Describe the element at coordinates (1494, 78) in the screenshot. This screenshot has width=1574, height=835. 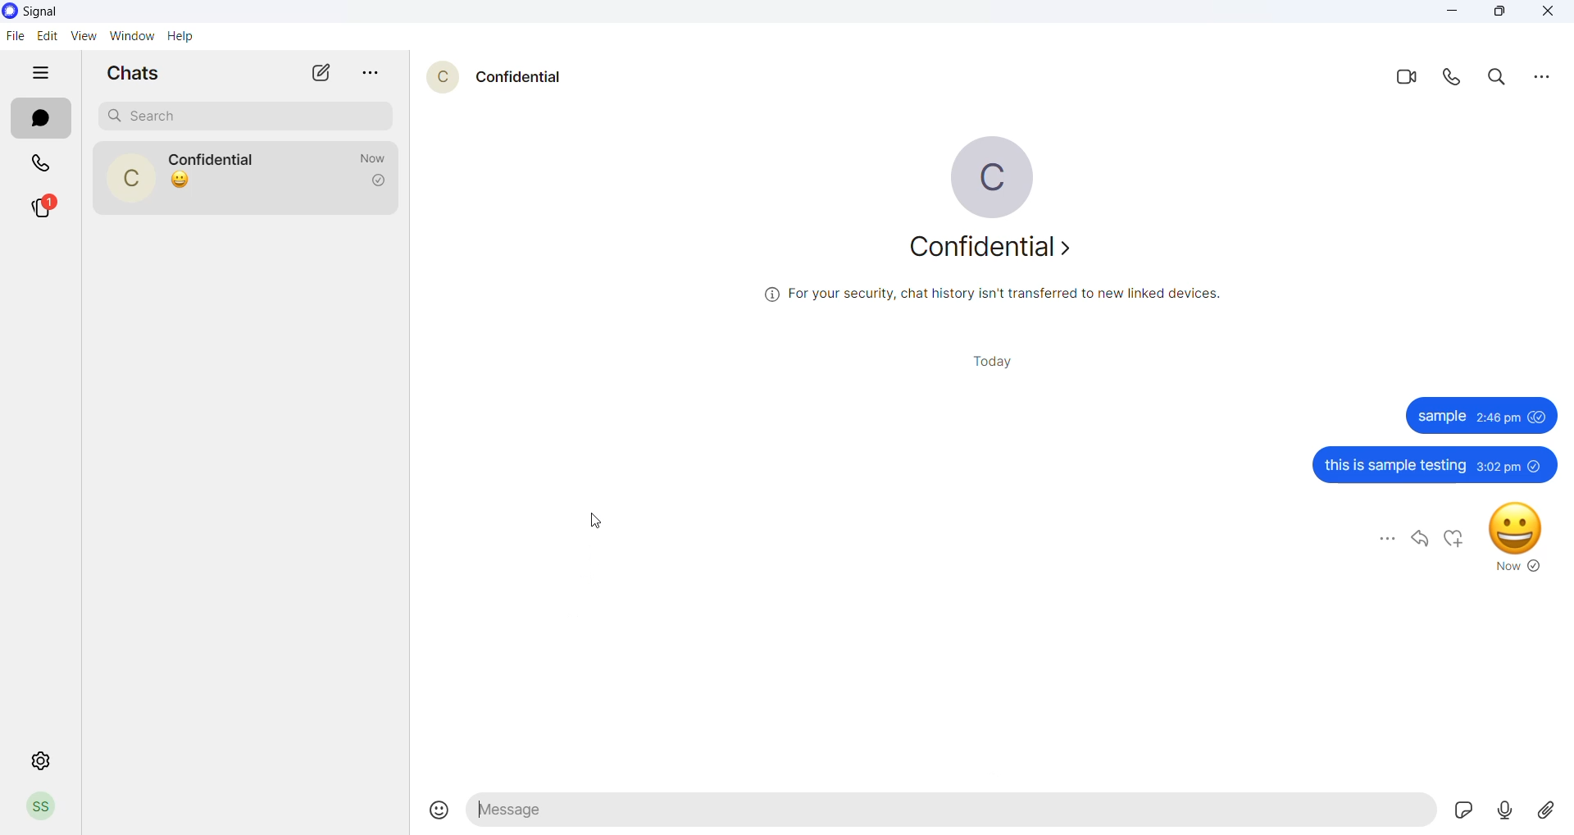
I see `search in messages` at that location.